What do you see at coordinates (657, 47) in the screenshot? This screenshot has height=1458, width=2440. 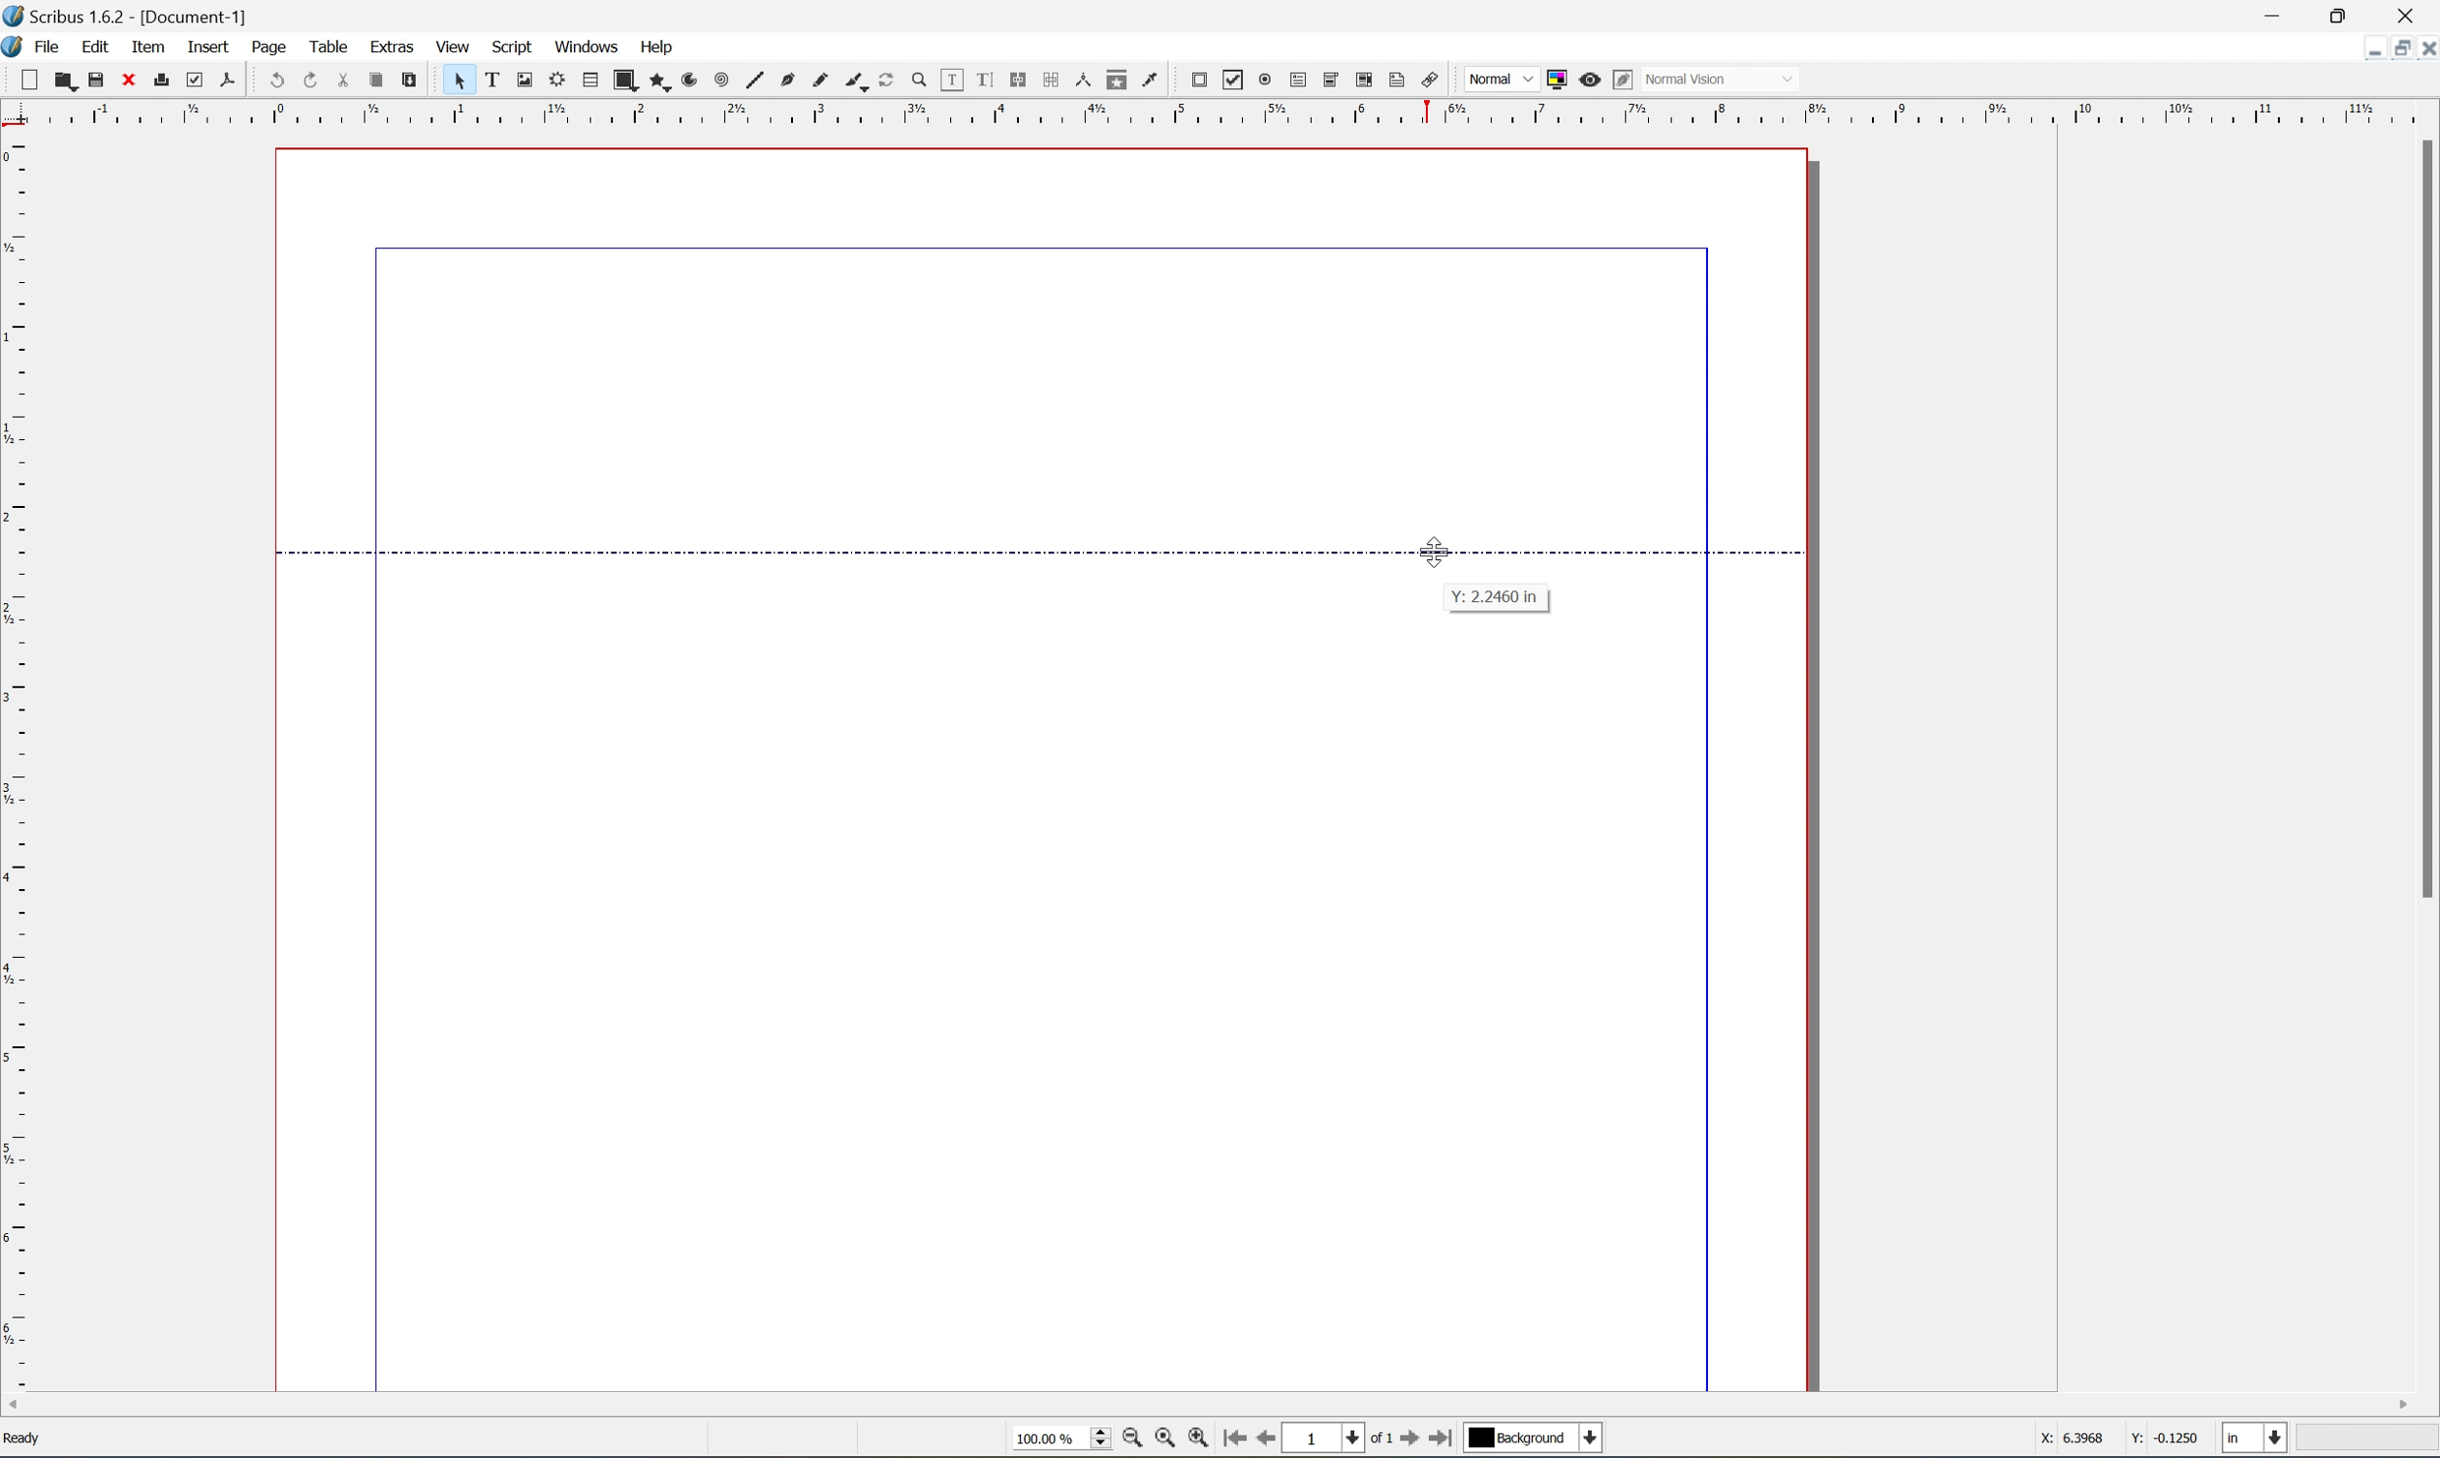 I see `help` at bounding box center [657, 47].